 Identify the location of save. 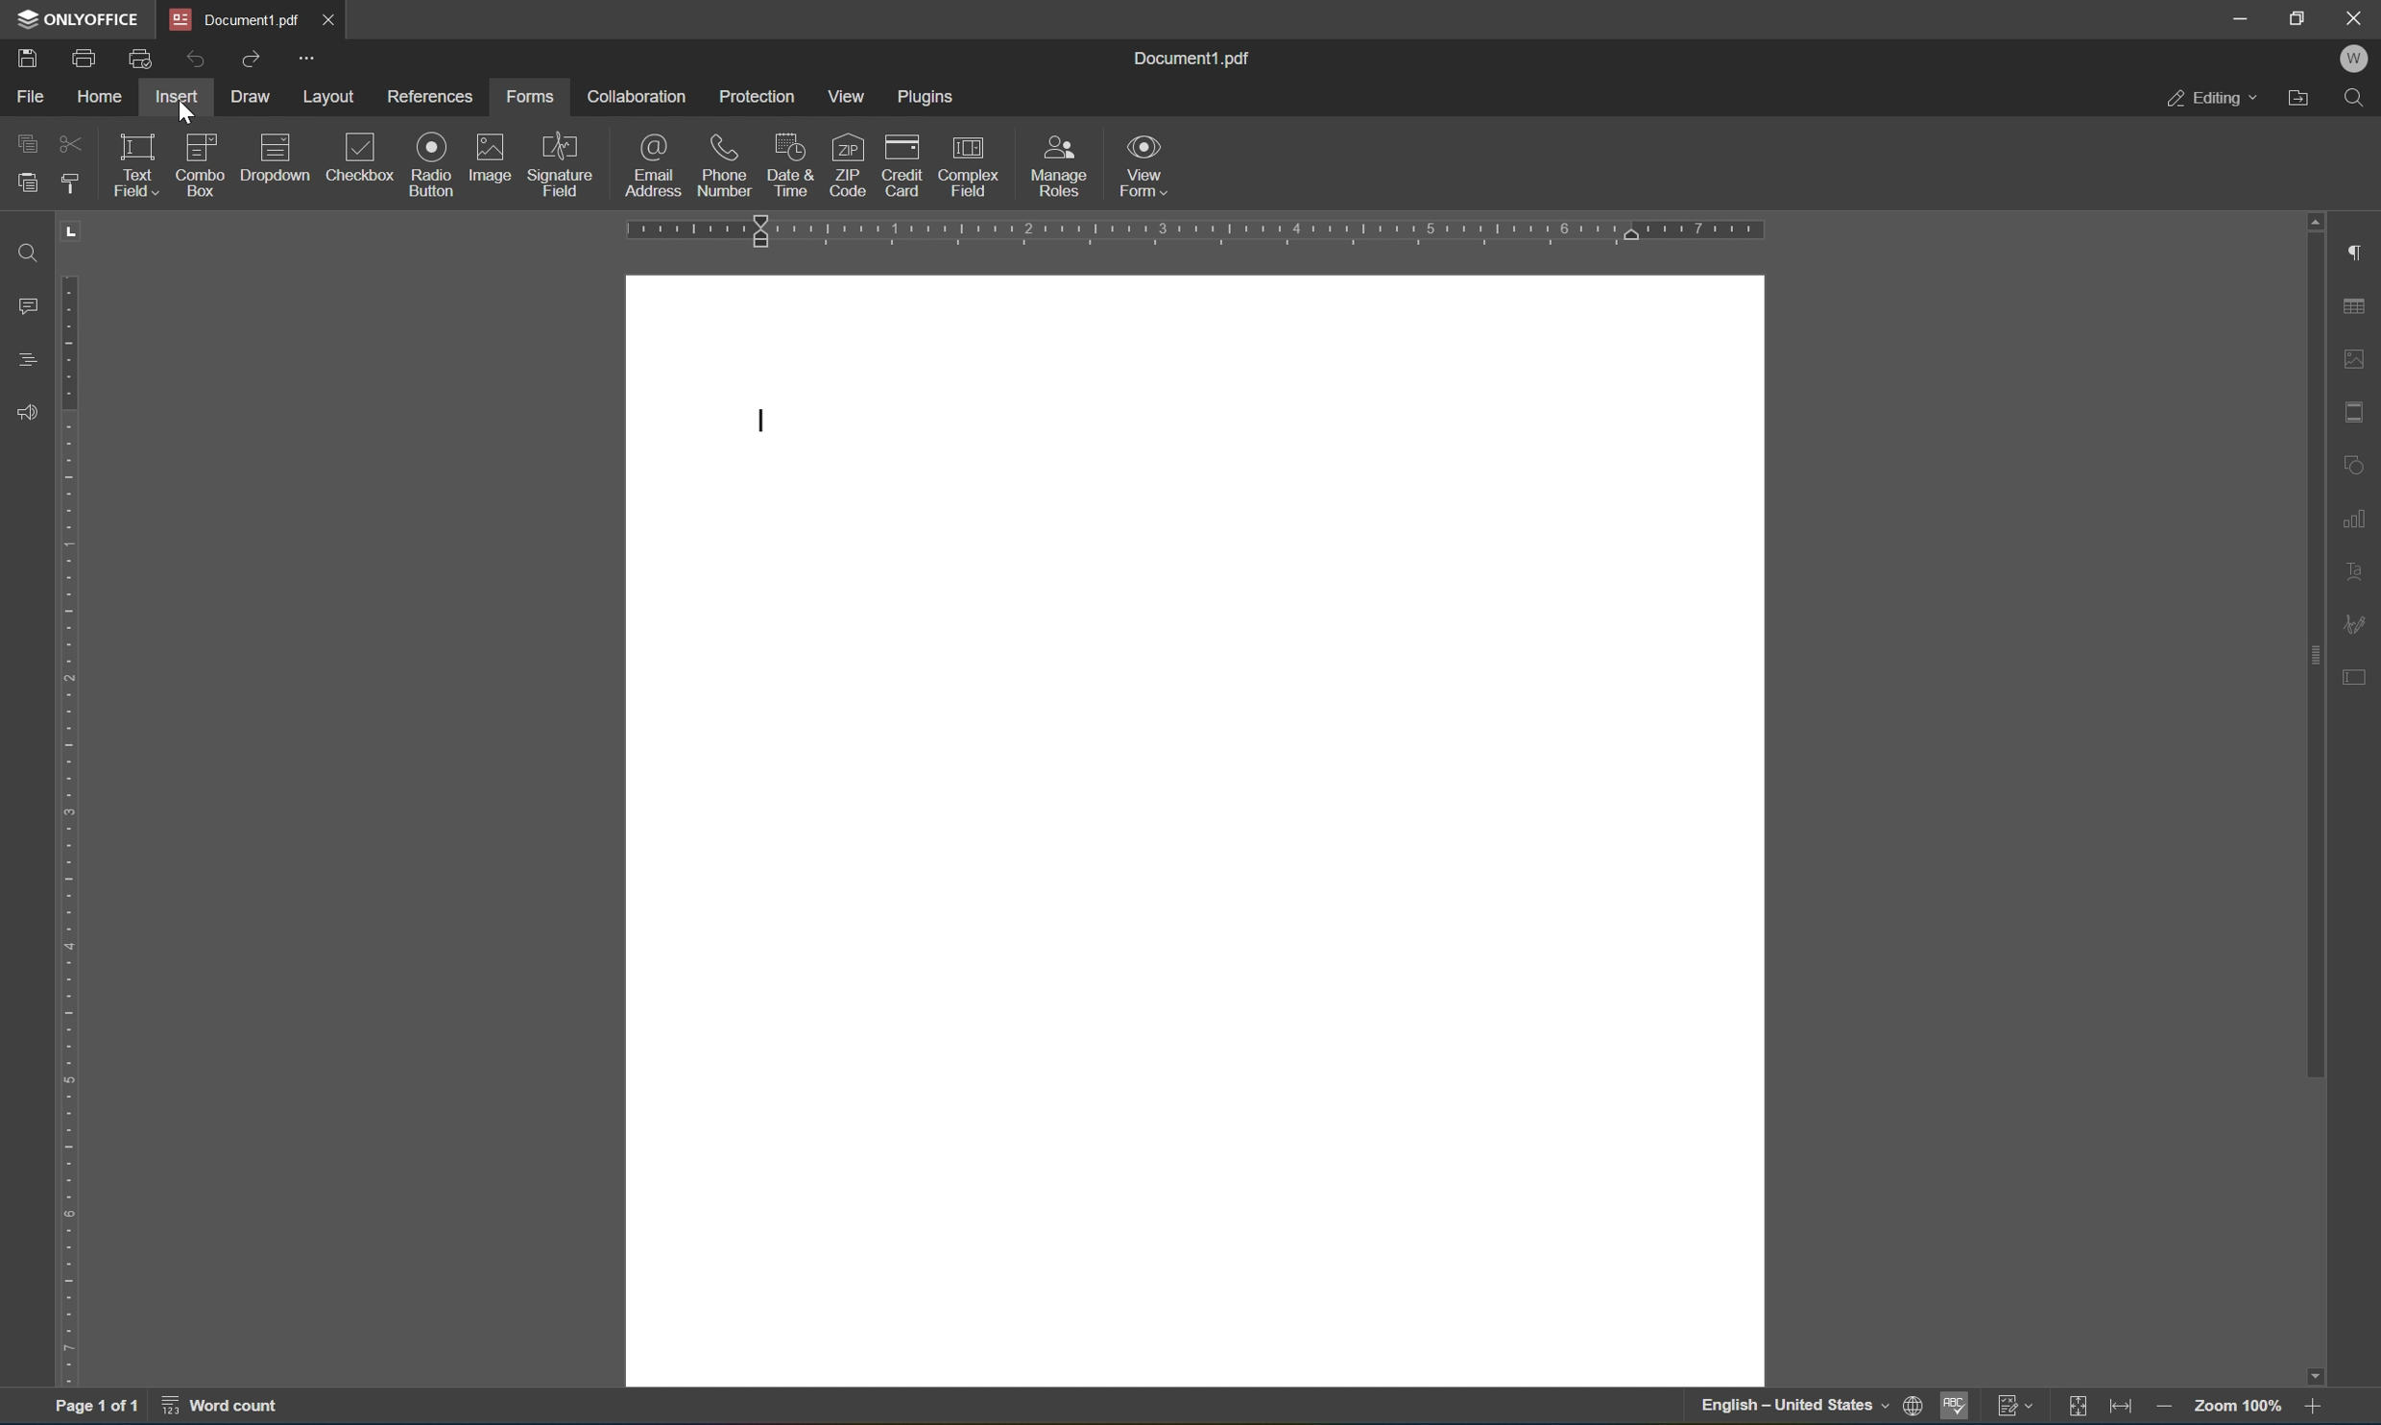
(24, 58).